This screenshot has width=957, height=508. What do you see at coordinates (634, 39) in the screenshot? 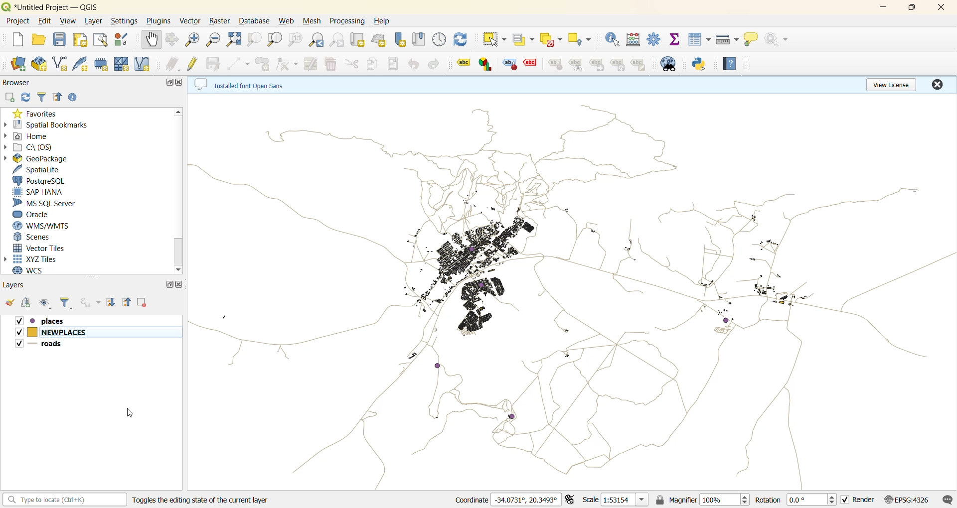
I see `calculator` at bounding box center [634, 39].